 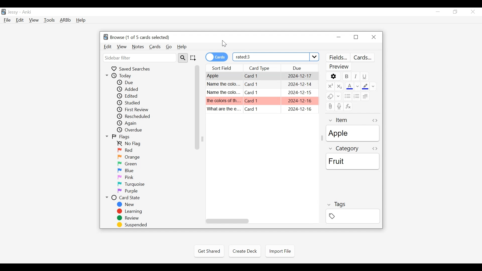 What do you see at coordinates (223, 84) in the screenshot?
I see `Card` at bounding box center [223, 84].